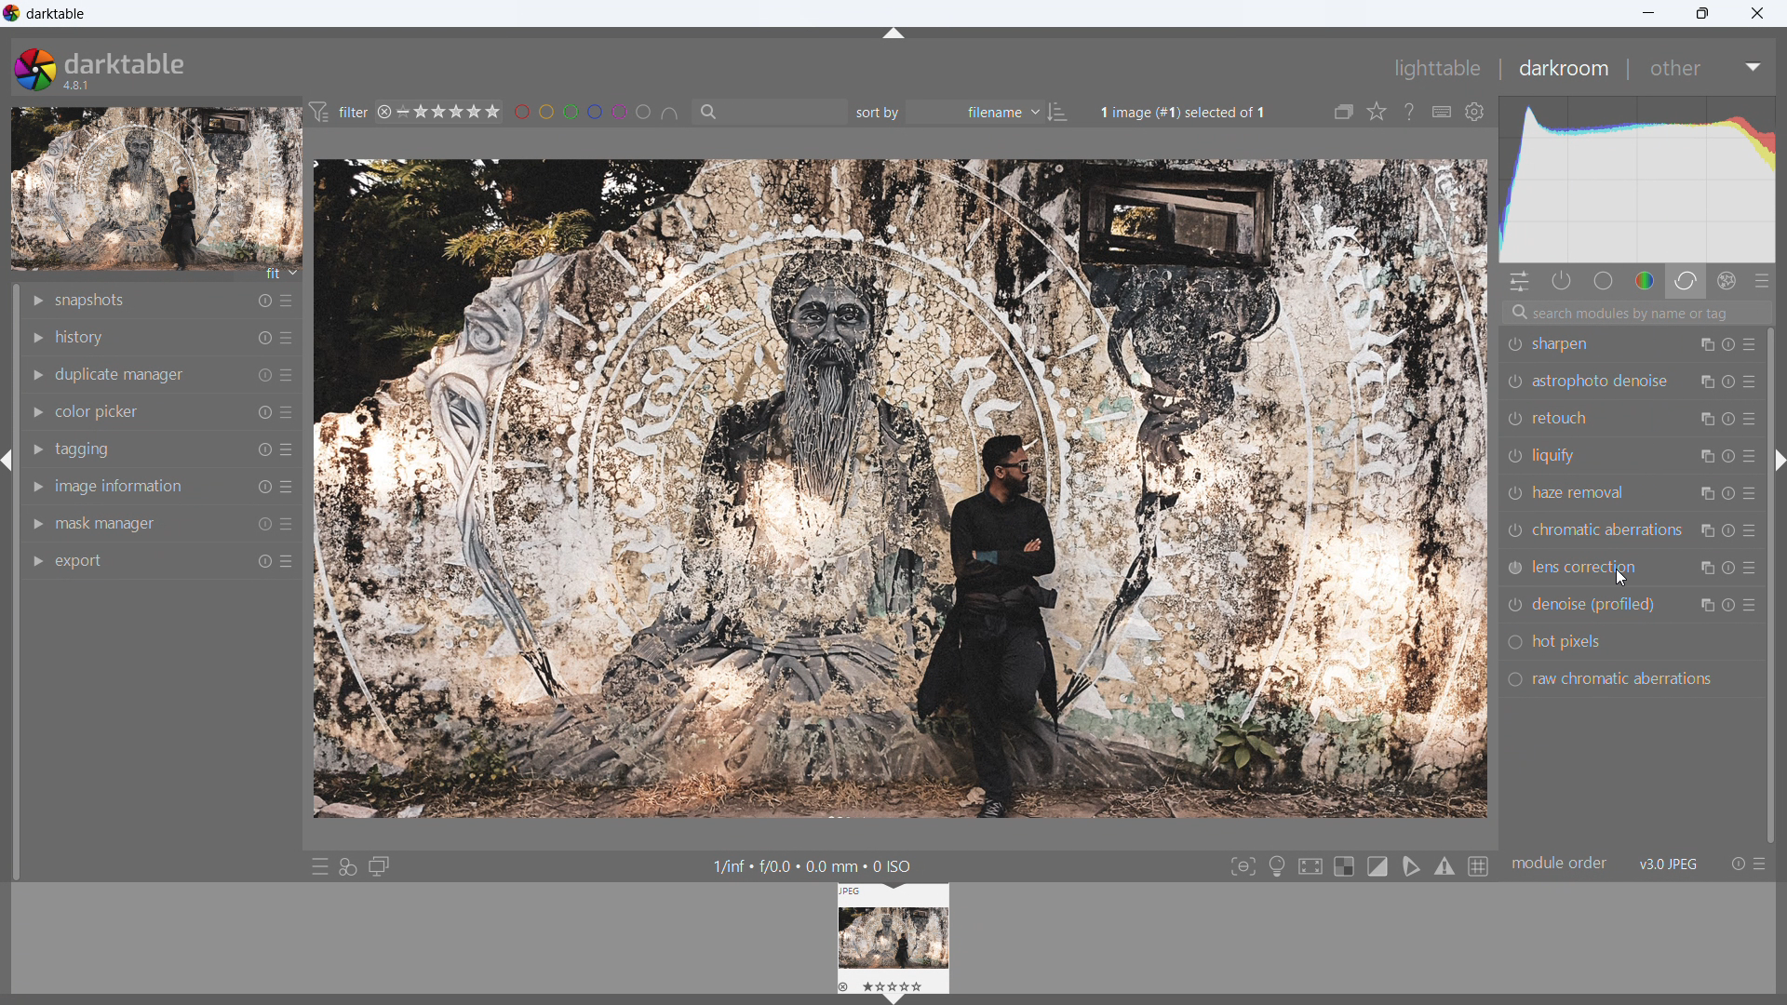 The image size is (1787, 1005). Describe the element at coordinates (1377, 113) in the screenshot. I see `click to change the type of overlays shown on thumbnails` at that location.